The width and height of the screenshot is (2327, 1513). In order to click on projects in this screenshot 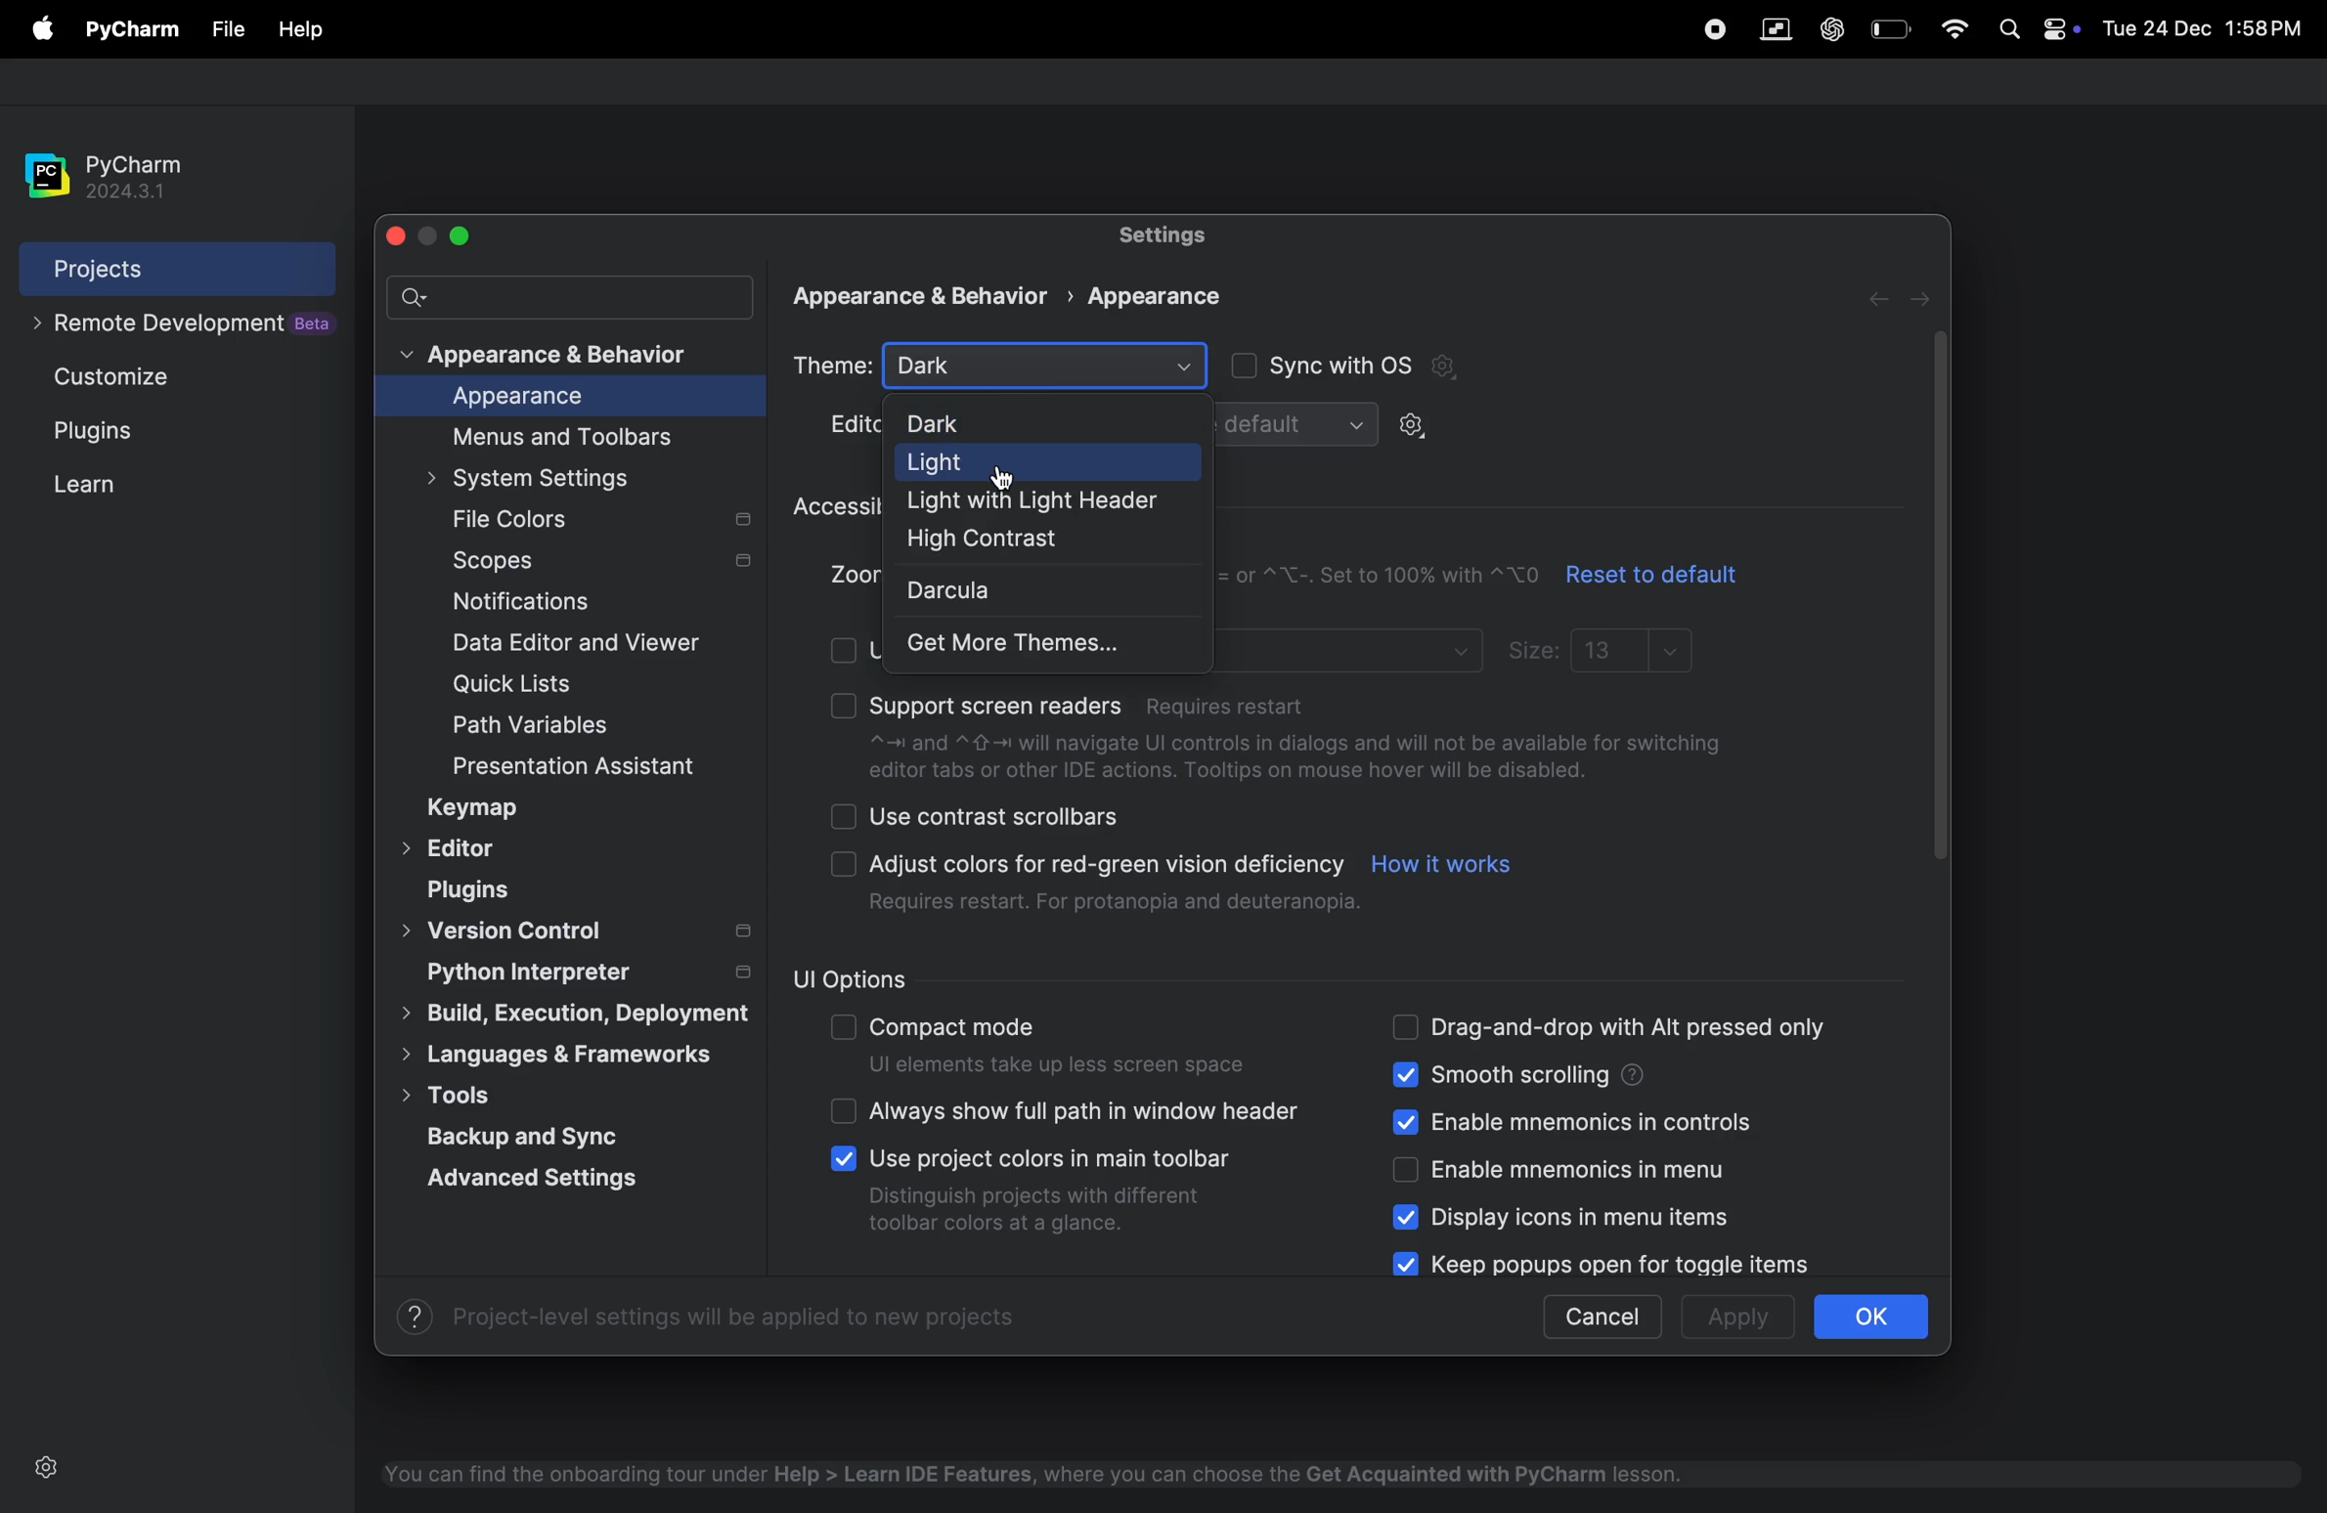, I will do `click(151, 269)`.